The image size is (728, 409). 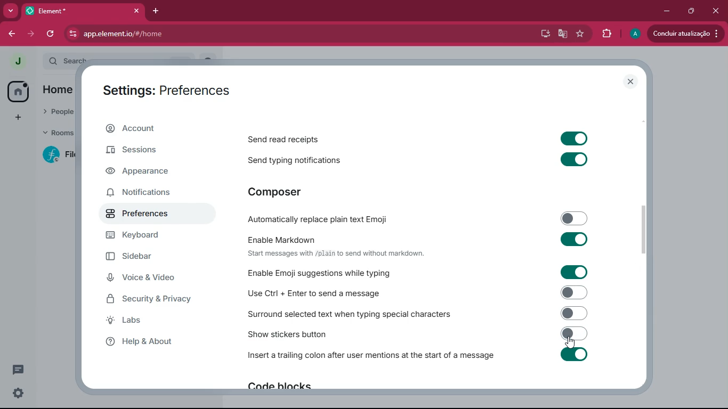 I want to click on profile picture, so click(x=17, y=61).